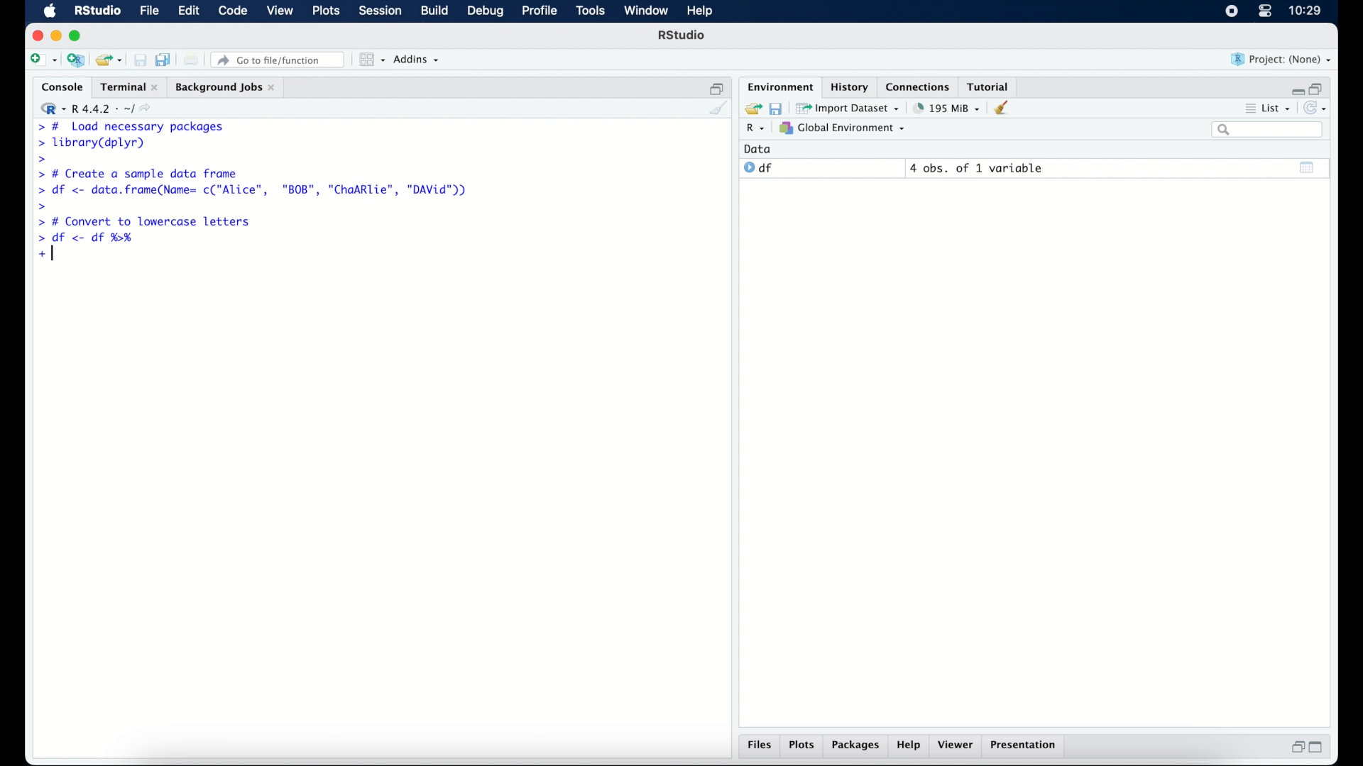 The width and height of the screenshot is (1363, 766). I want to click on search bar, so click(1266, 131).